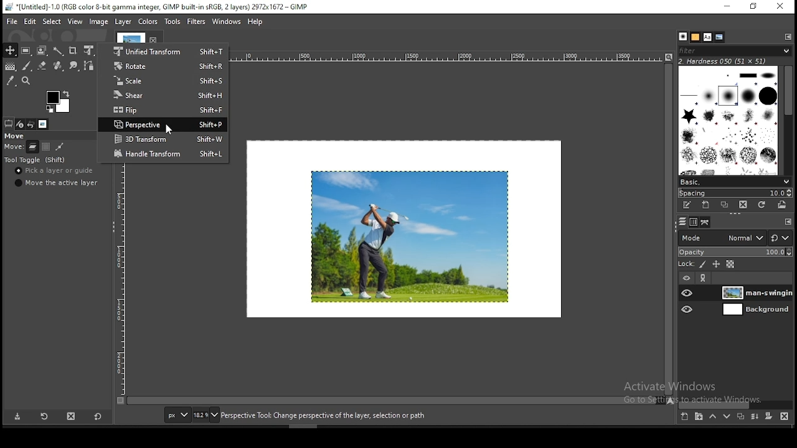  What do you see at coordinates (16, 136) in the screenshot?
I see `move` at bounding box center [16, 136].